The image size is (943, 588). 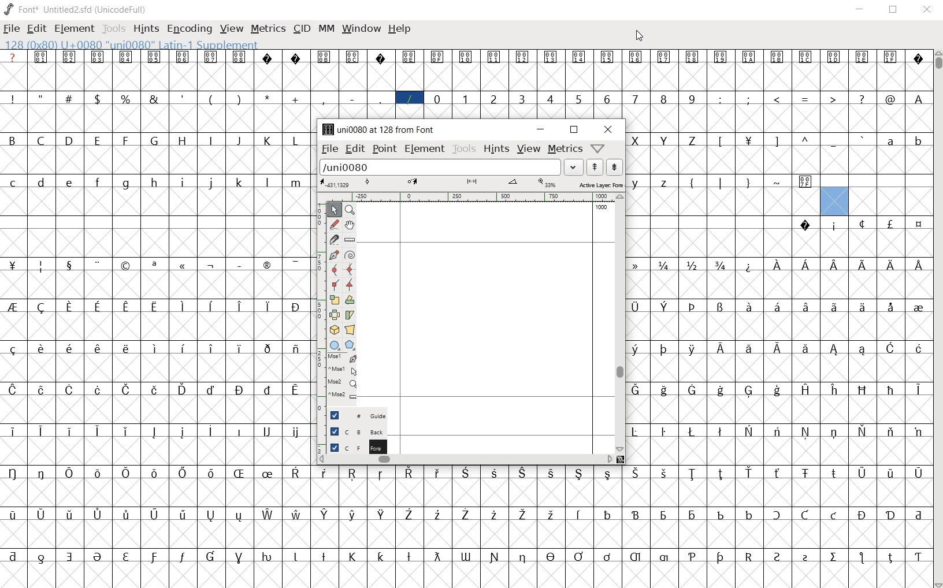 I want to click on glyph, so click(x=834, y=557).